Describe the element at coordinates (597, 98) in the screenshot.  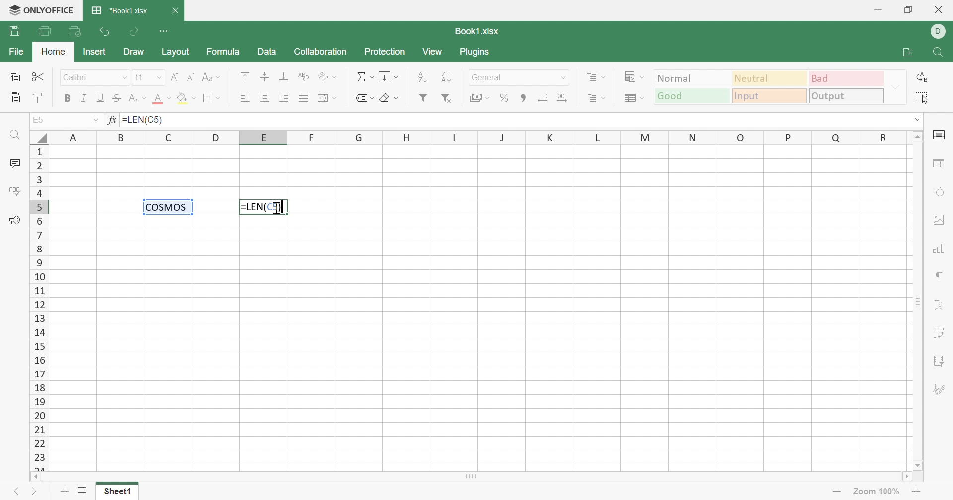
I see `Delete cells` at that location.